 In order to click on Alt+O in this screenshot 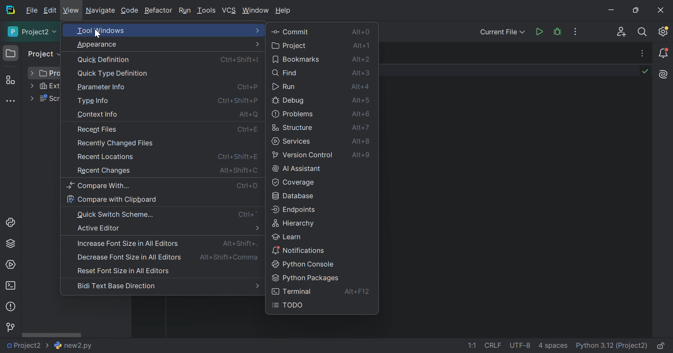, I will do `click(248, 114)`.